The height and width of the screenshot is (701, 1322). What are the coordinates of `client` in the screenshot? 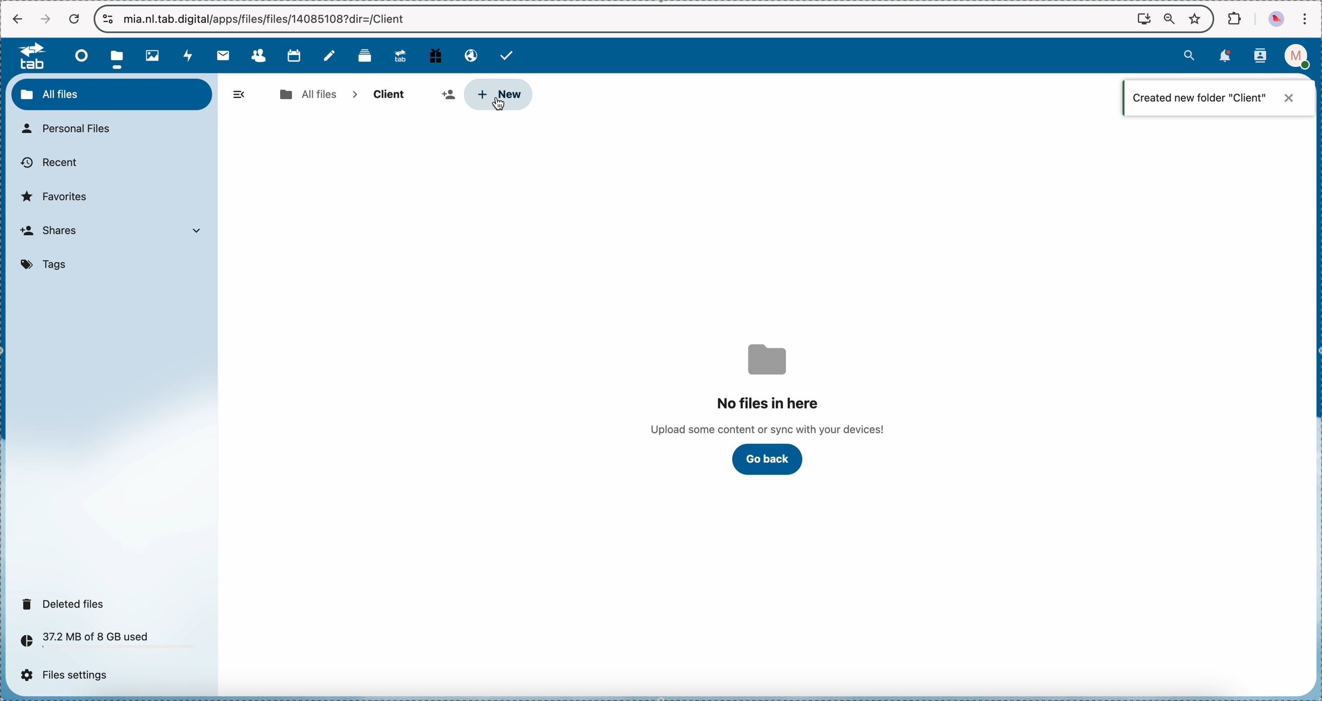 It's located at (387, 95).